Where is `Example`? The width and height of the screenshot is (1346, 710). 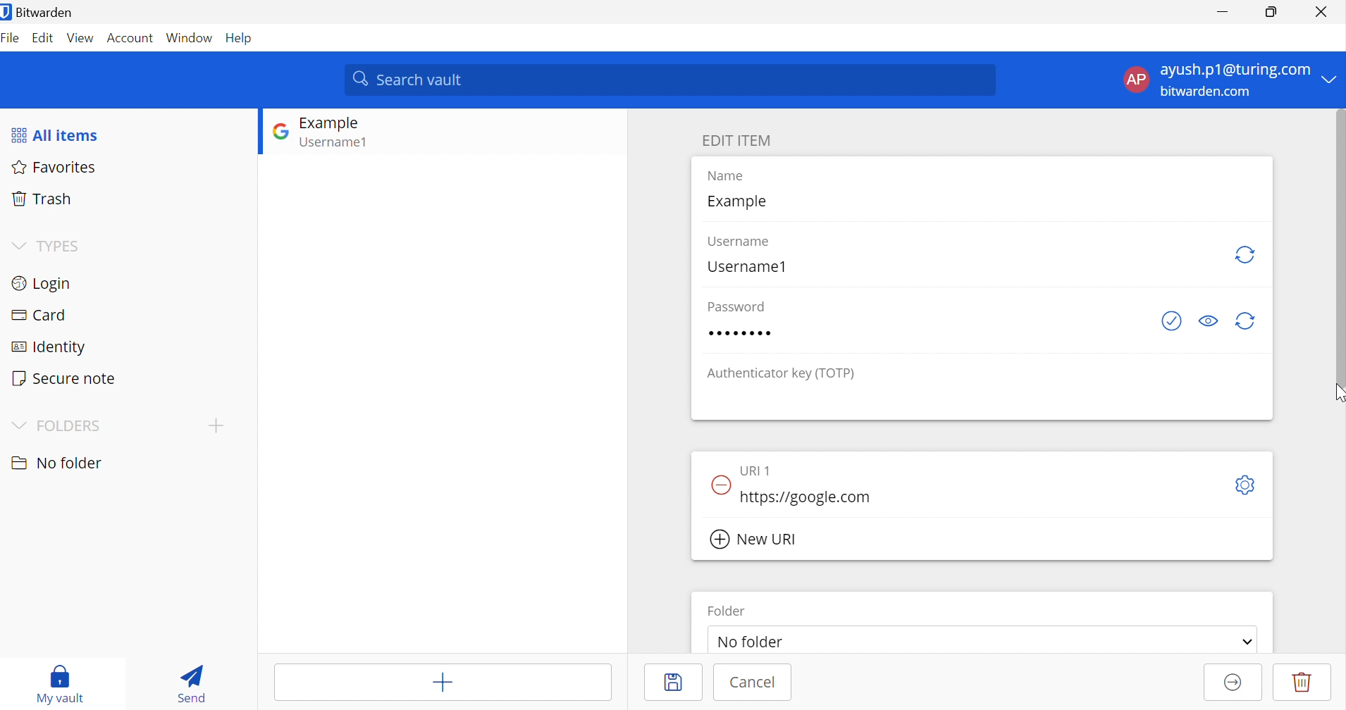
Example is located at coordinates (741, 201).